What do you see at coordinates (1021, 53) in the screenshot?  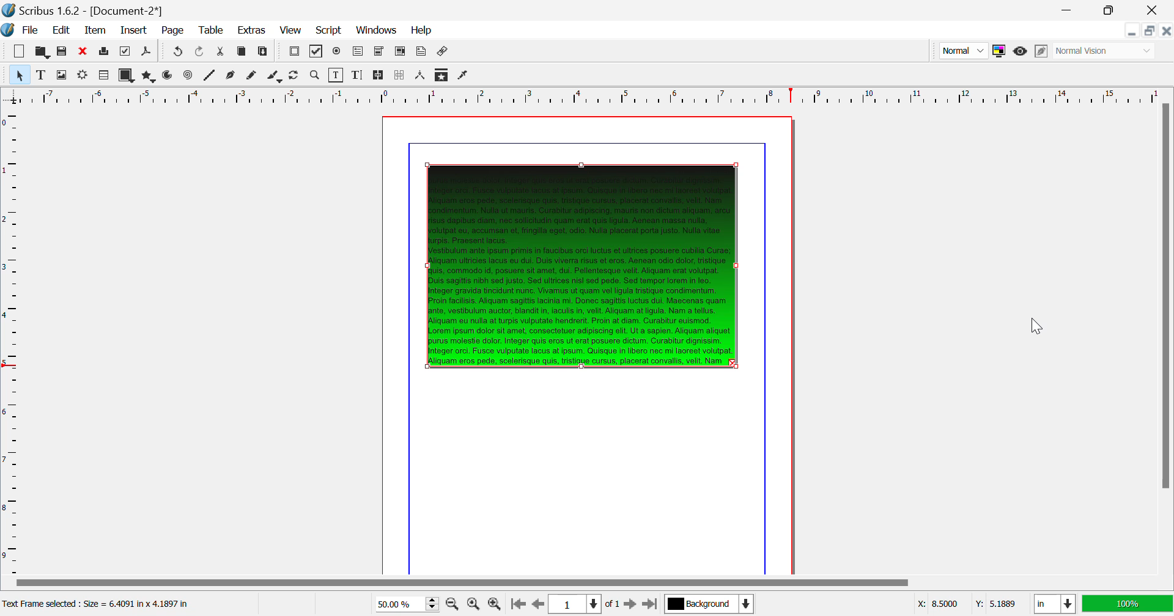 I see `Preview Mode` at bounding box center [1021, 53].